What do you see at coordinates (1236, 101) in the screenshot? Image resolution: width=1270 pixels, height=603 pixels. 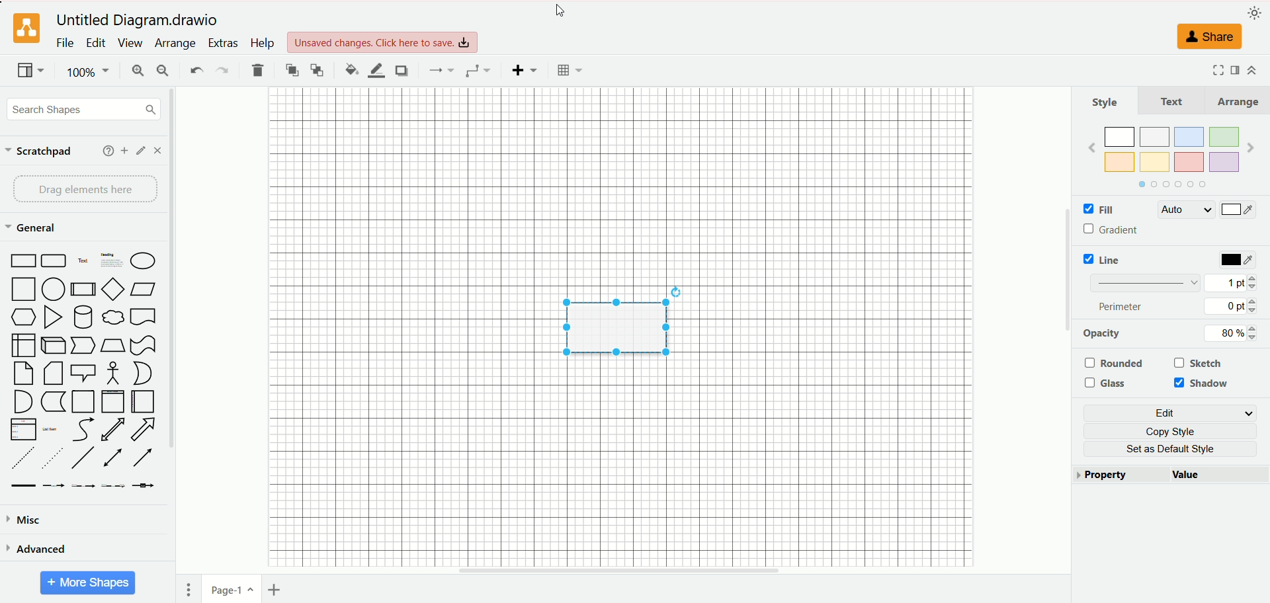 I see `arrange` at bounding box center [1236, 101].